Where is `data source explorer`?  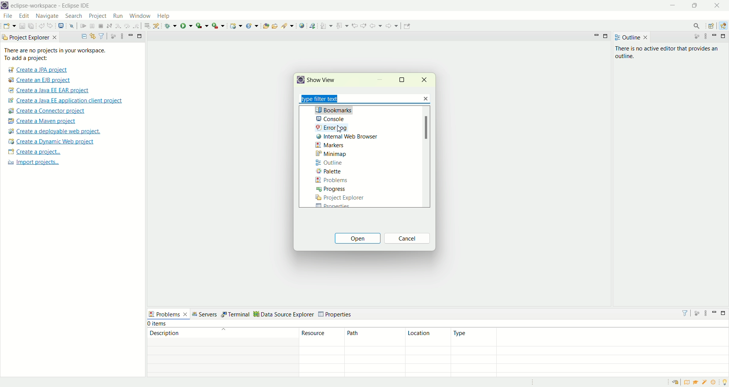 data source explorer is located at coordinates (283, 313).